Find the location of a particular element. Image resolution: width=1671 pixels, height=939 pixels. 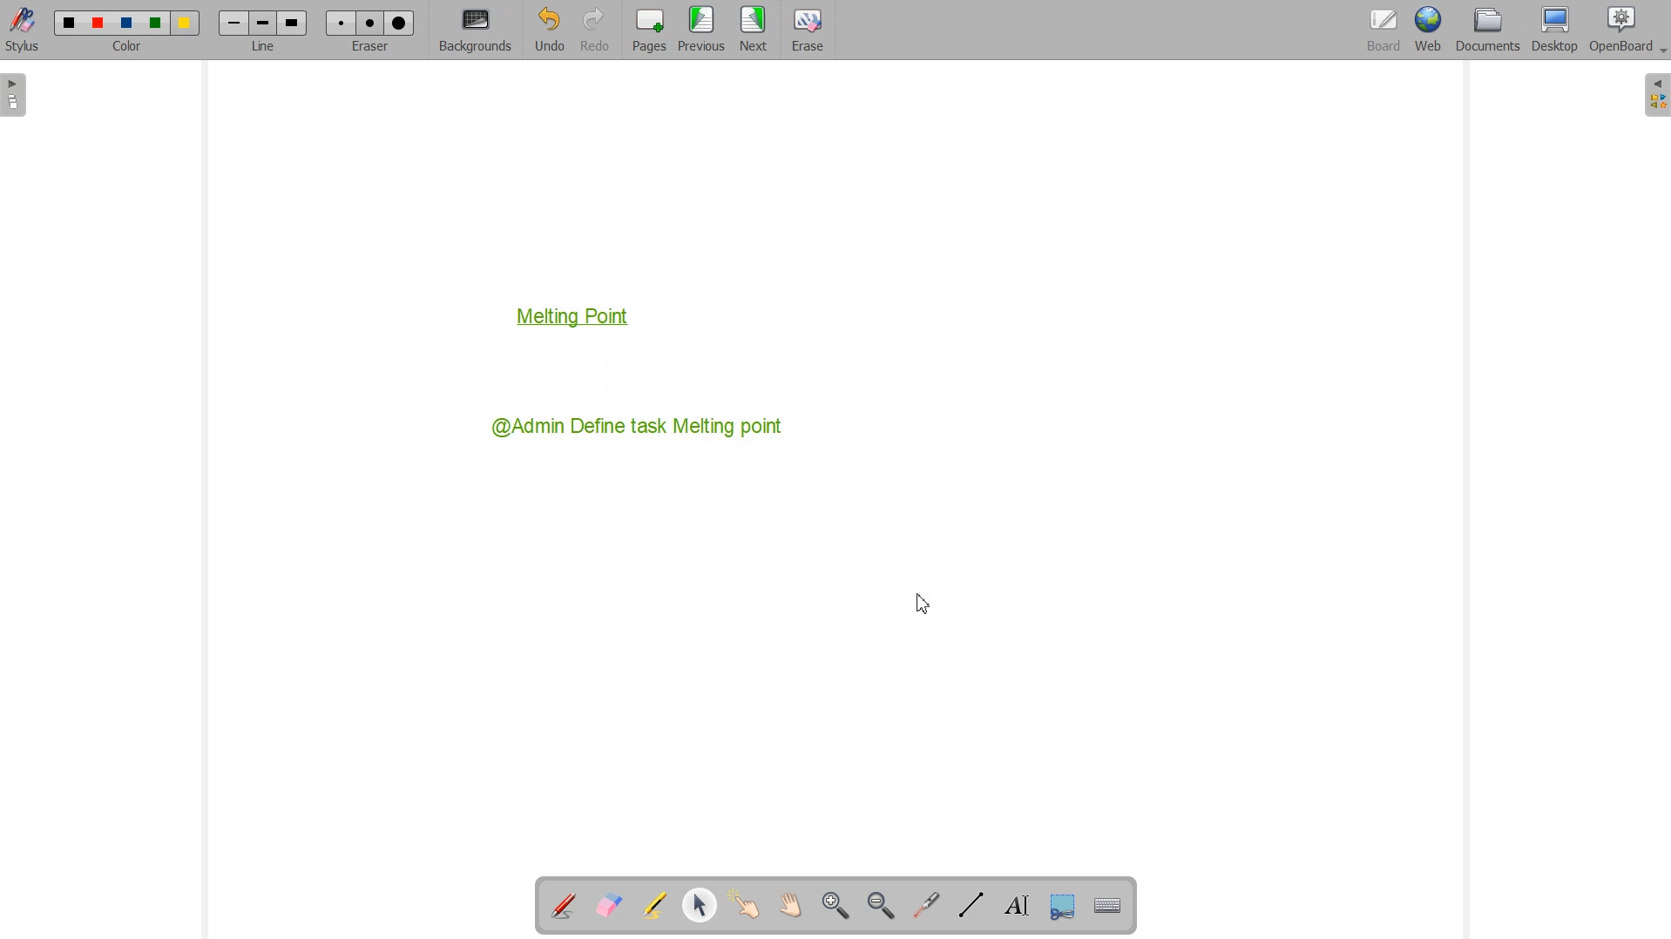

Dropdown box is located at coordinates (1661, 53).